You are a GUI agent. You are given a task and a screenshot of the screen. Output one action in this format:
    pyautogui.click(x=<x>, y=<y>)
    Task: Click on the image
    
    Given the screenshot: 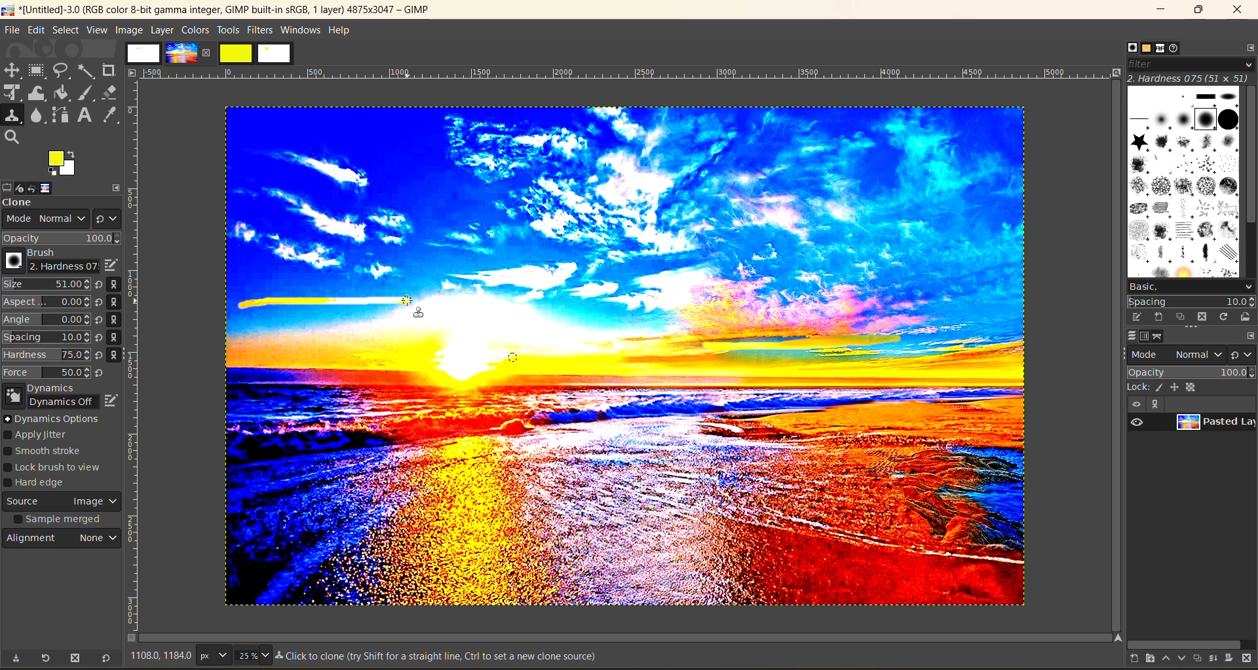 What is the action you would take?
    pyautogui.click(x=752, y=357)
    